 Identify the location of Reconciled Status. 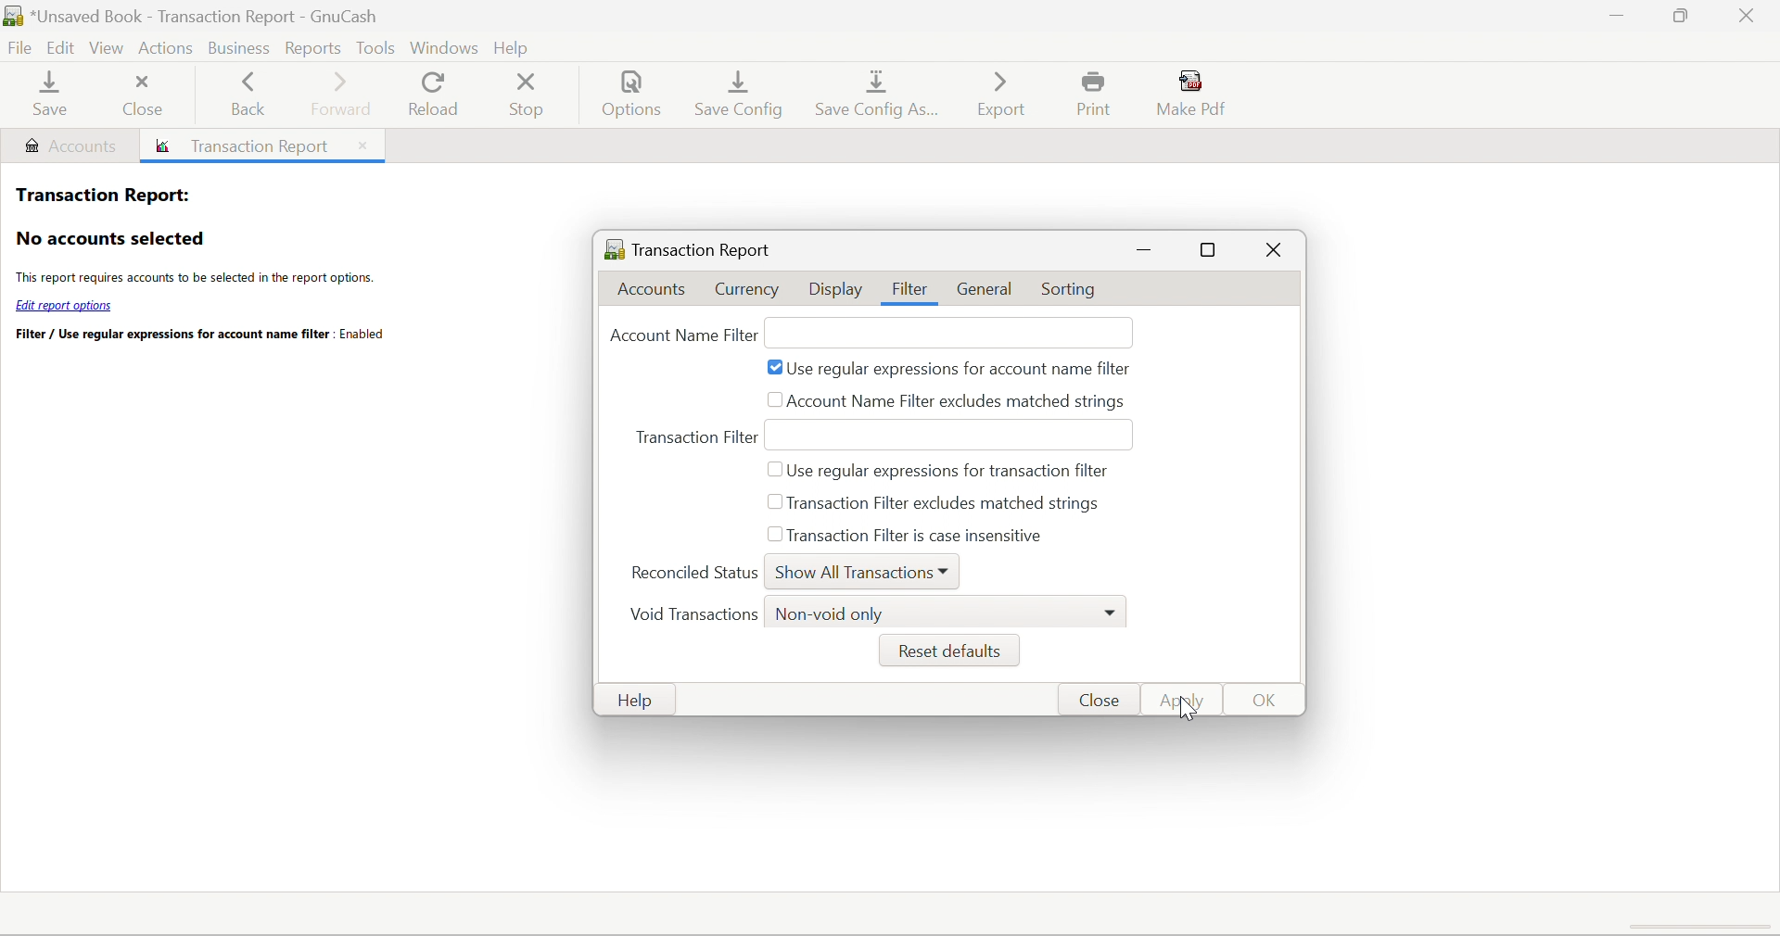
(694, 572).